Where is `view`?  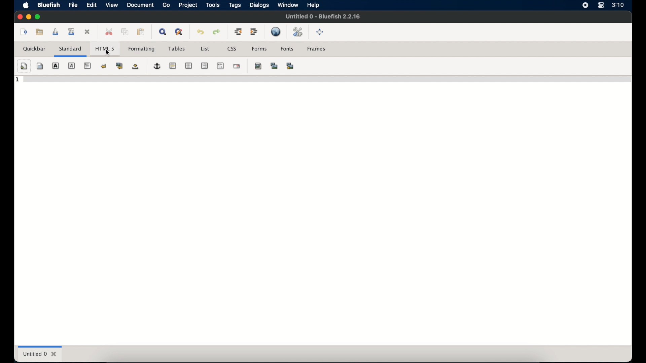
view is located at coordinates (111, 5).